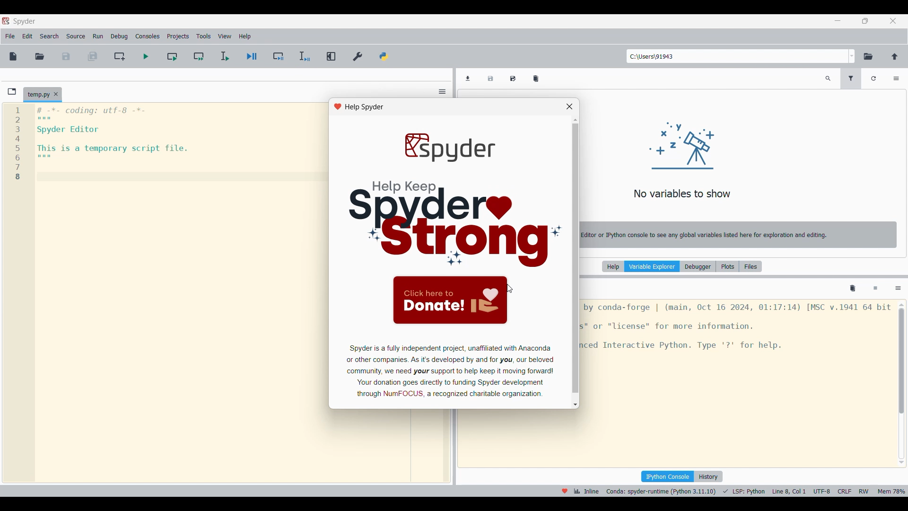 The width and height of the screenshot is (908, 511). What do you see at coordinates (893, 21) in the screenshot?
I see `Close interface` at bounding box center [893, 21].